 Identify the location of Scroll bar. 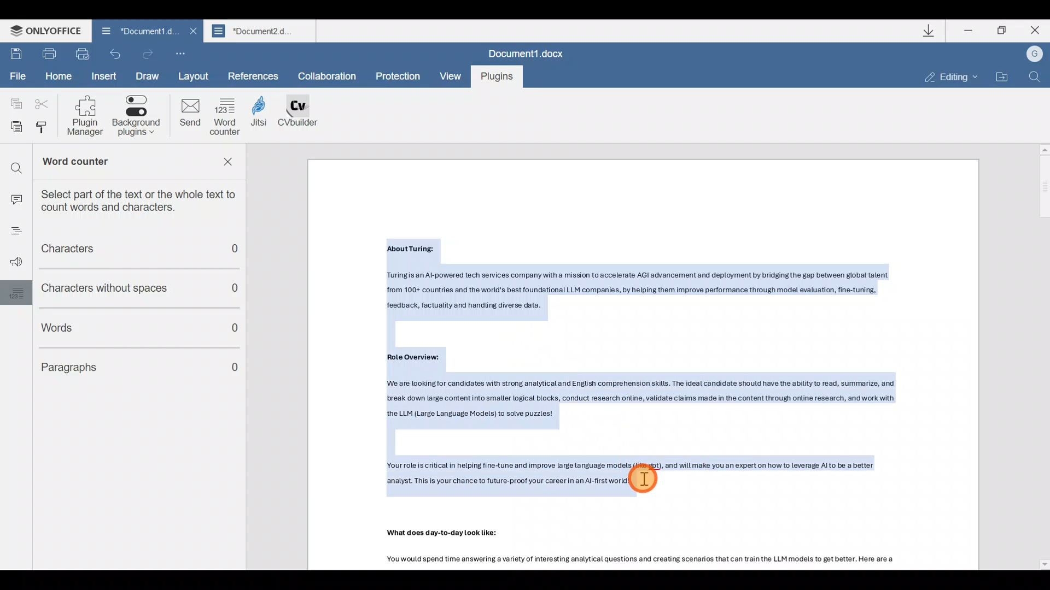
(1040, 356).